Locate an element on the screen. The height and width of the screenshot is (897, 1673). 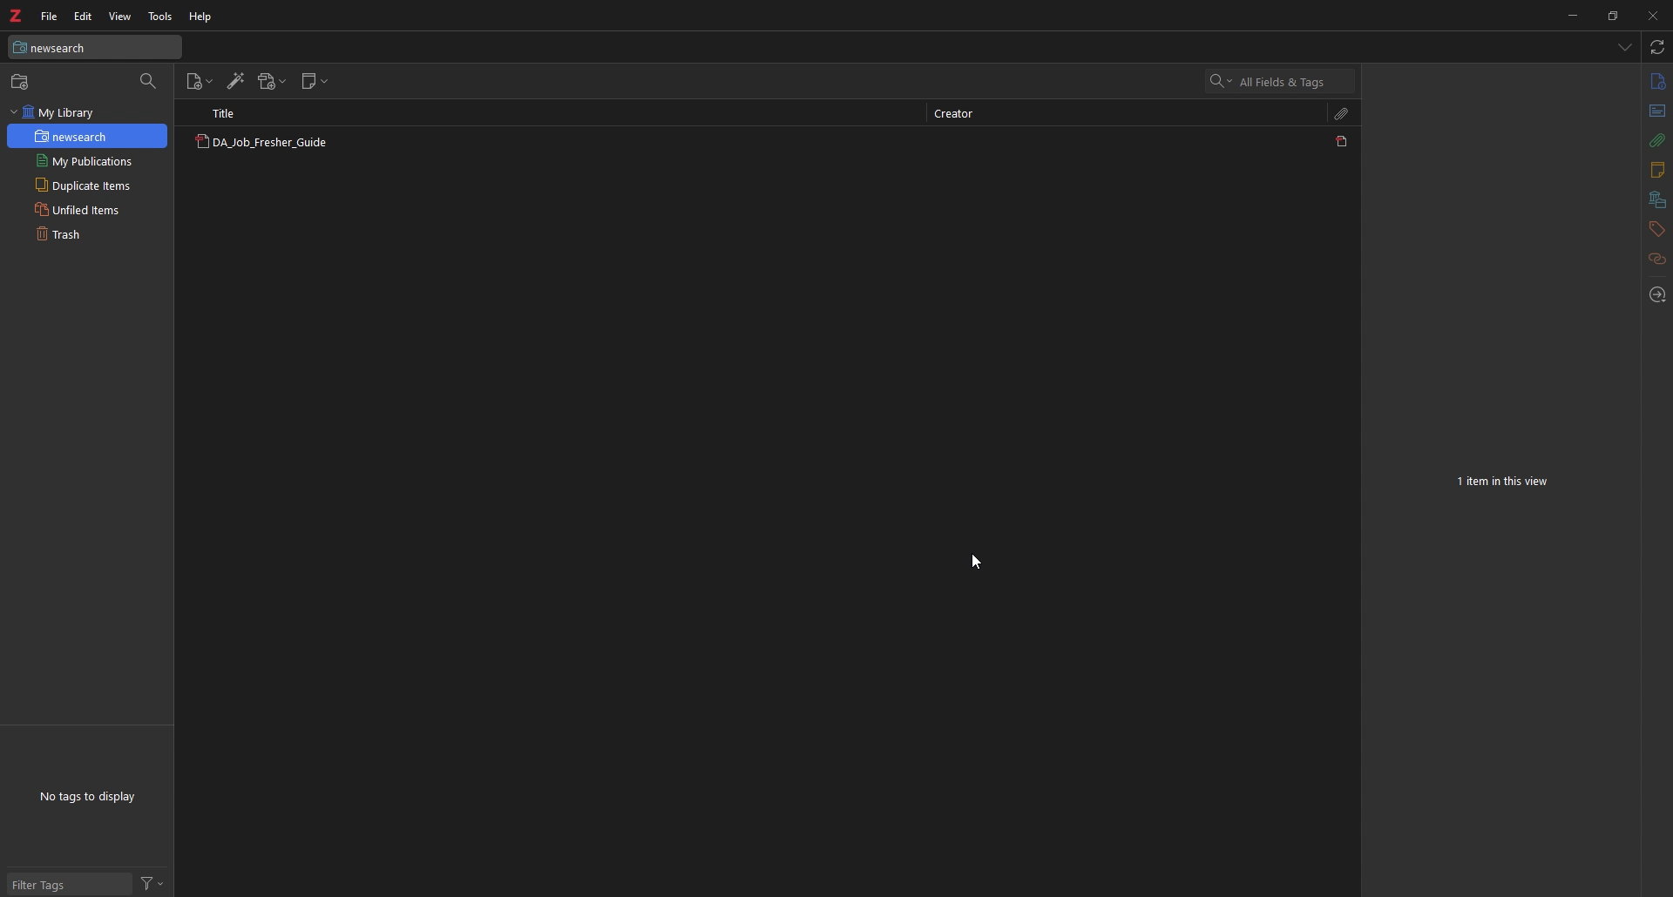
help is located at coordinates (201, 17).